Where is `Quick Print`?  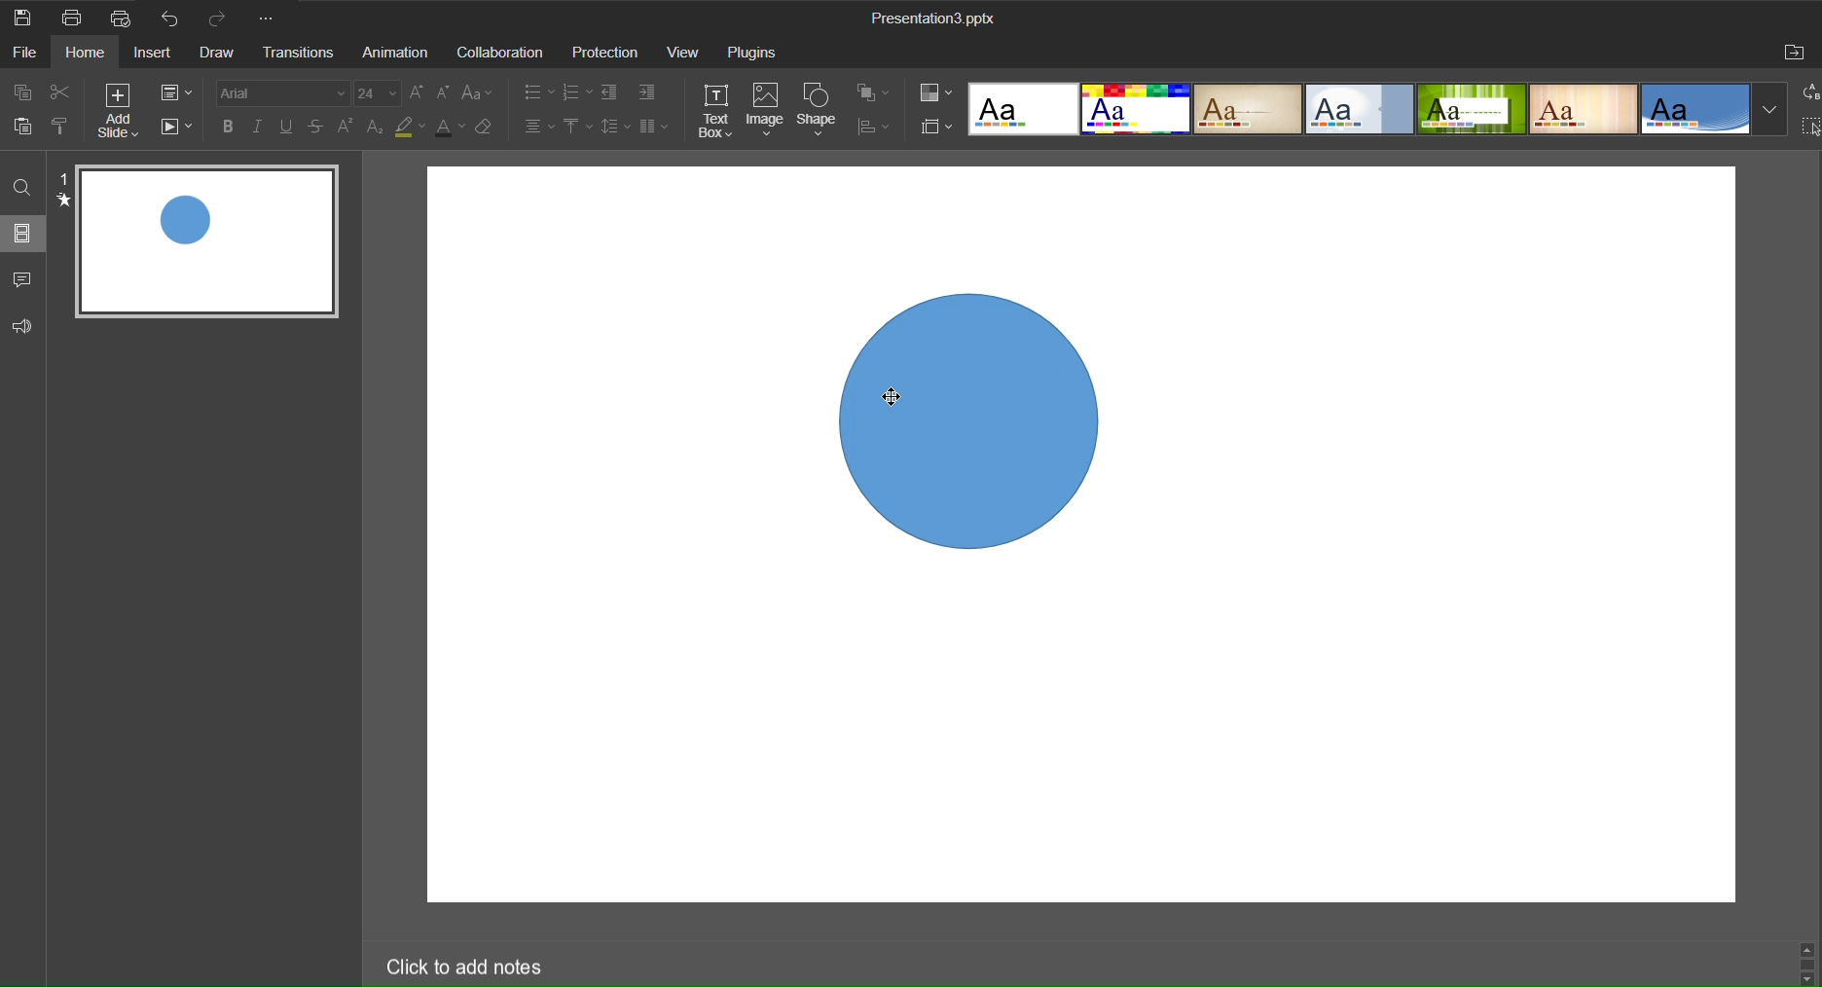
Quick Print is located at coordinates (119, 18).